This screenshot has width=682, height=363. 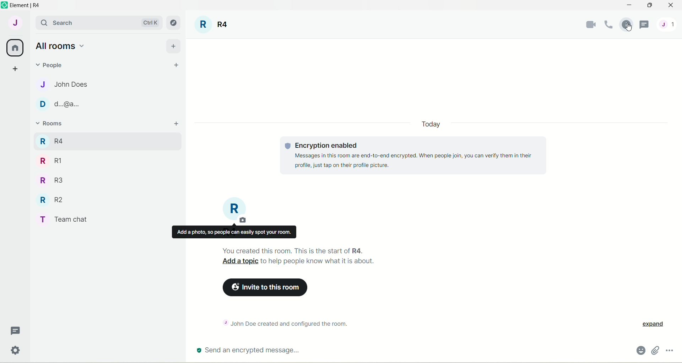 I want to click on element, so click(x=28, y=5).